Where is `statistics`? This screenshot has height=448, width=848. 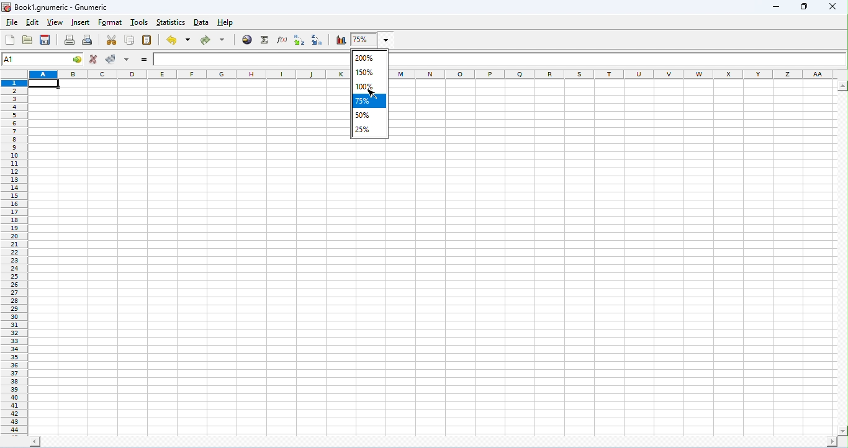 statistics is located at coordinates (171, 22).